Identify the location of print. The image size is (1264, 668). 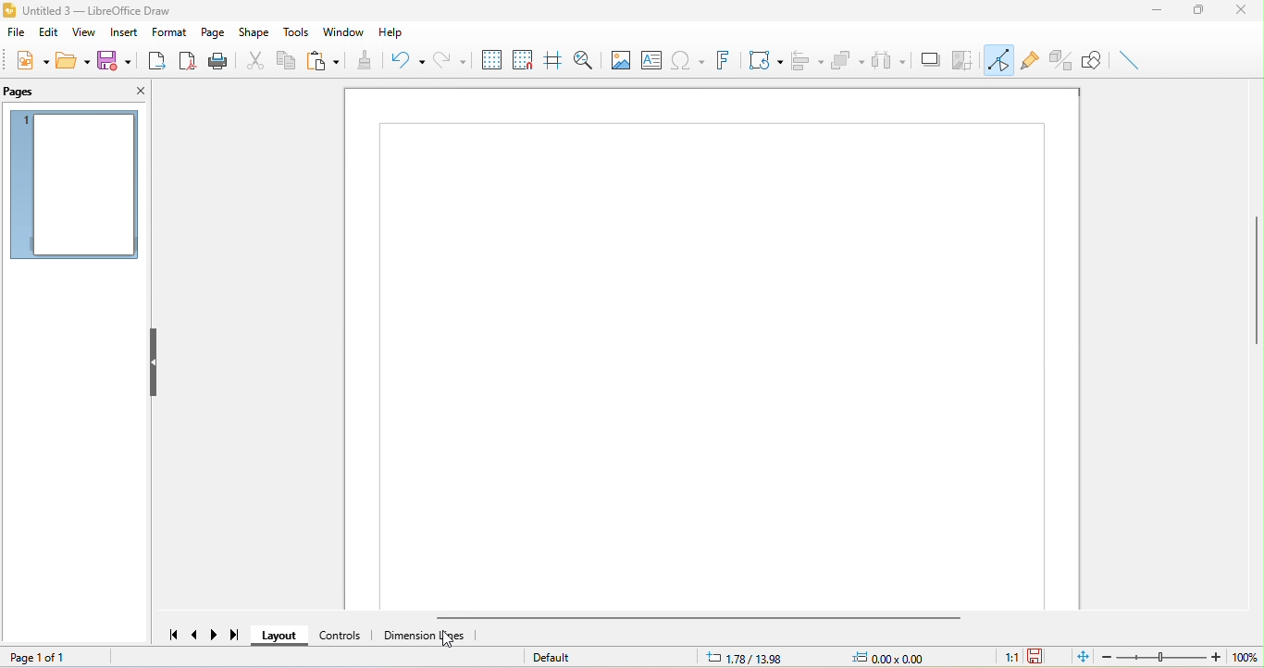
(222, 61).